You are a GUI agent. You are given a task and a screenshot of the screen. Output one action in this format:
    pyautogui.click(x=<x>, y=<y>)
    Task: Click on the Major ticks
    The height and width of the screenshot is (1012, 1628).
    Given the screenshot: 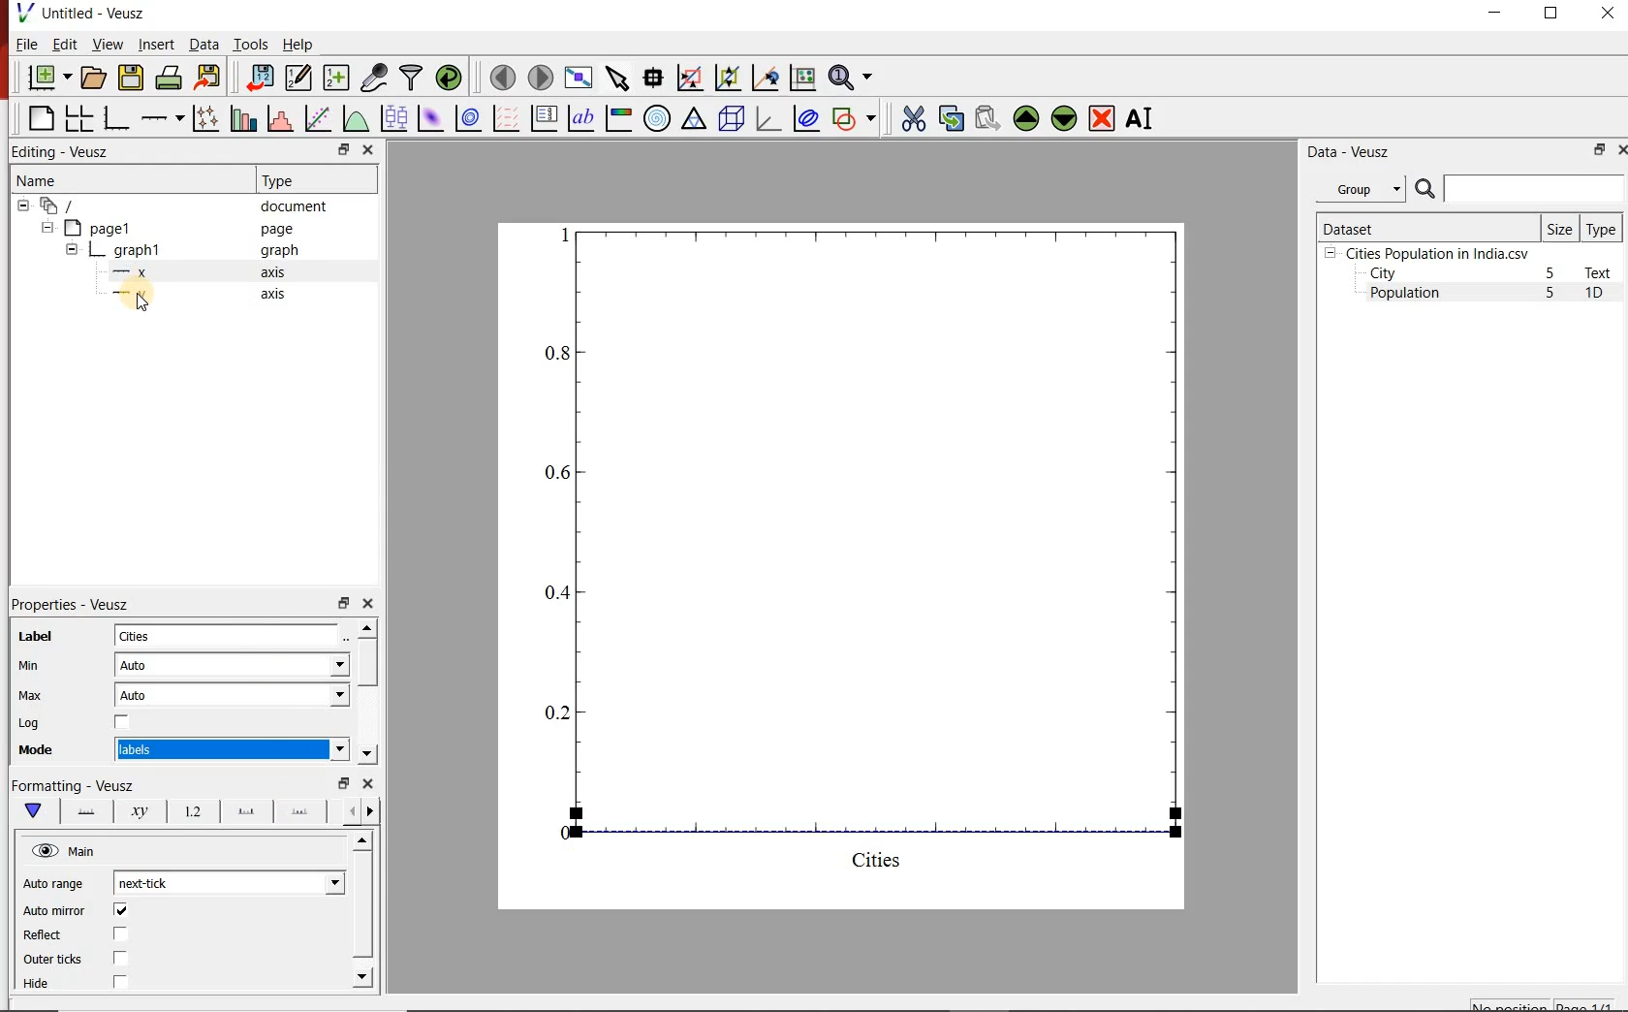 What is the action you would take?
    pyautogui.click(x=240, y=814)
    